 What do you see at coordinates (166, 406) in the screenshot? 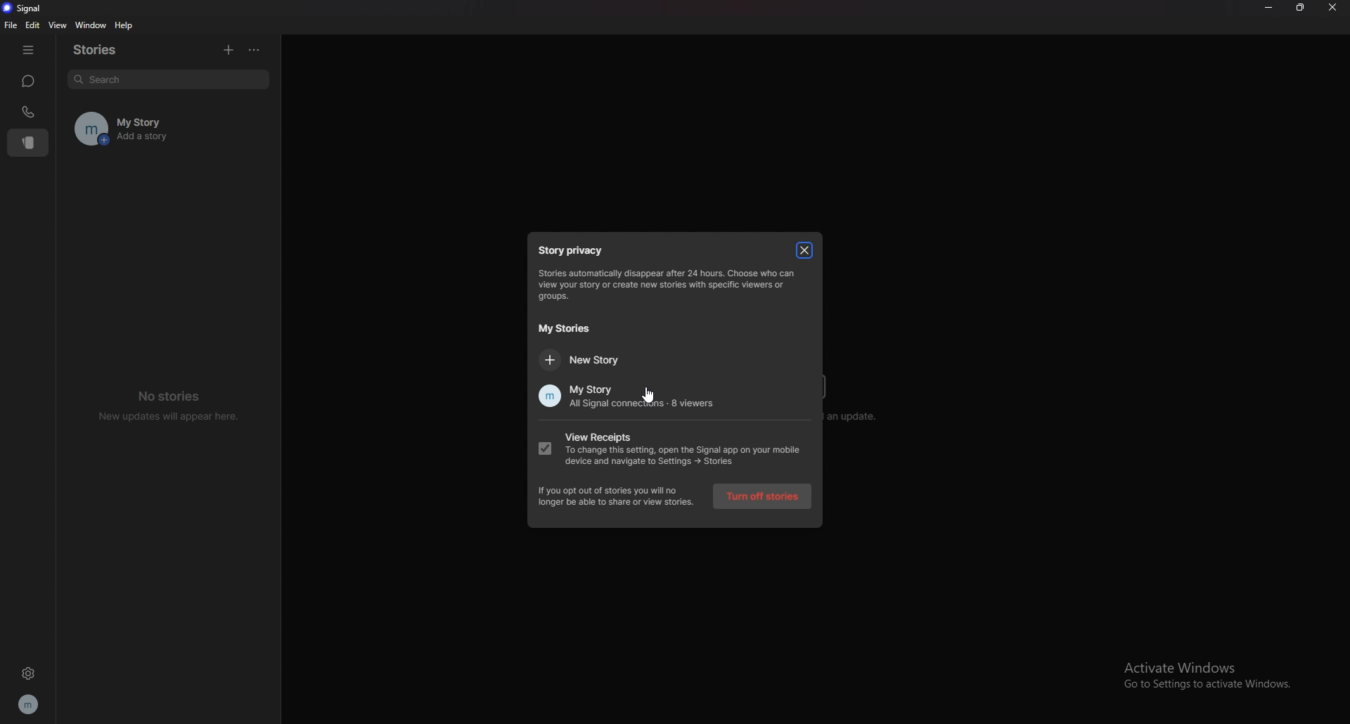
I see `no stories new updates will appear here` at bounding box center [166, 406].